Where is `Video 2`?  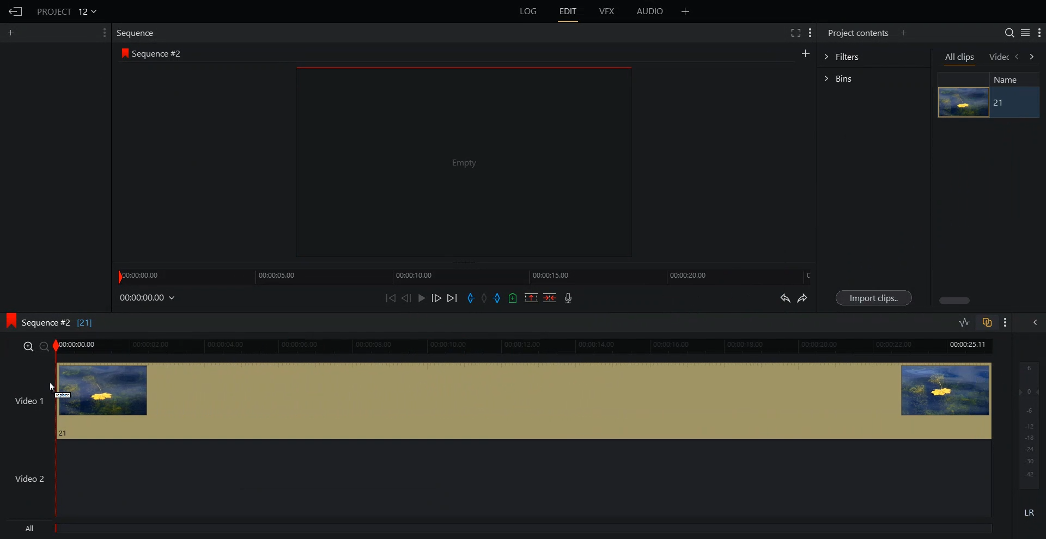
Video 2 is located at coordinates (522, 479).